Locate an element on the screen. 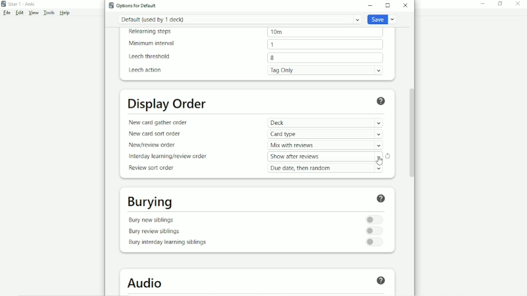 The height and width of the screenshot is (296, 527). Help is located at coordinates (381, 101).